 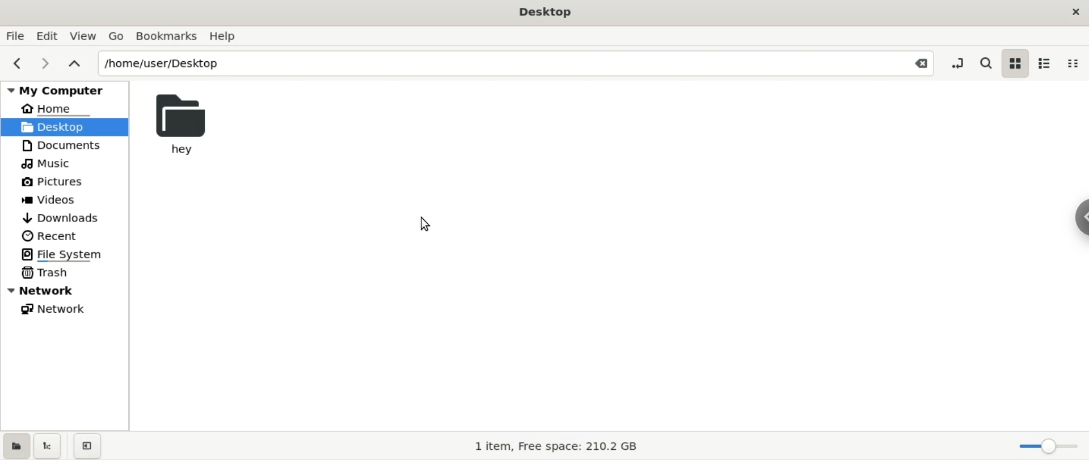 What do you see at coordinates (71, 253) in the screenshot?
I see `file system` at bounding box center [71, 253].